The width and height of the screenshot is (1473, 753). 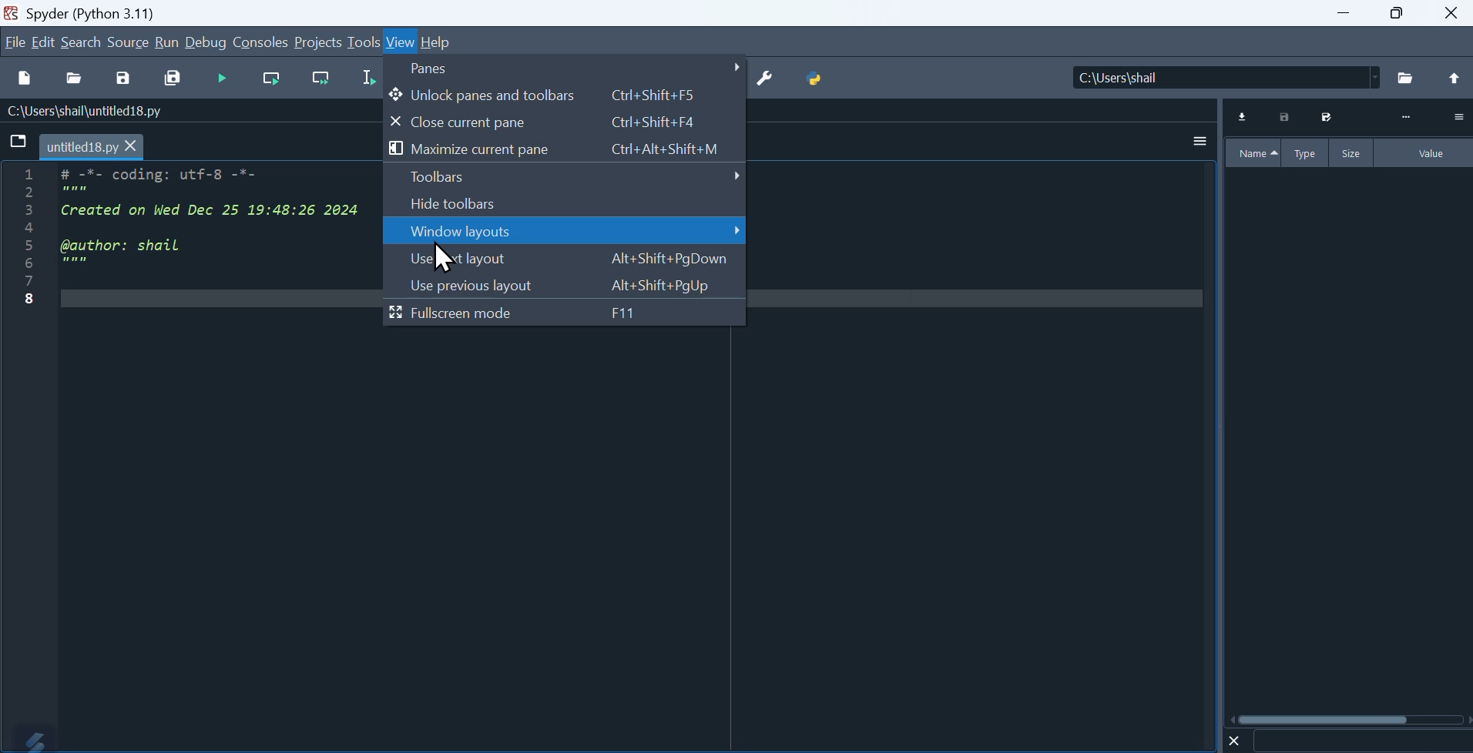 What do you see at coordinates (193, 249) in the screenshot?
I see `w == Coding. ULT=0 ==Created on Wed Dec 25 19:48:26 2024 @author: shail` at bounding box center [193, 249].